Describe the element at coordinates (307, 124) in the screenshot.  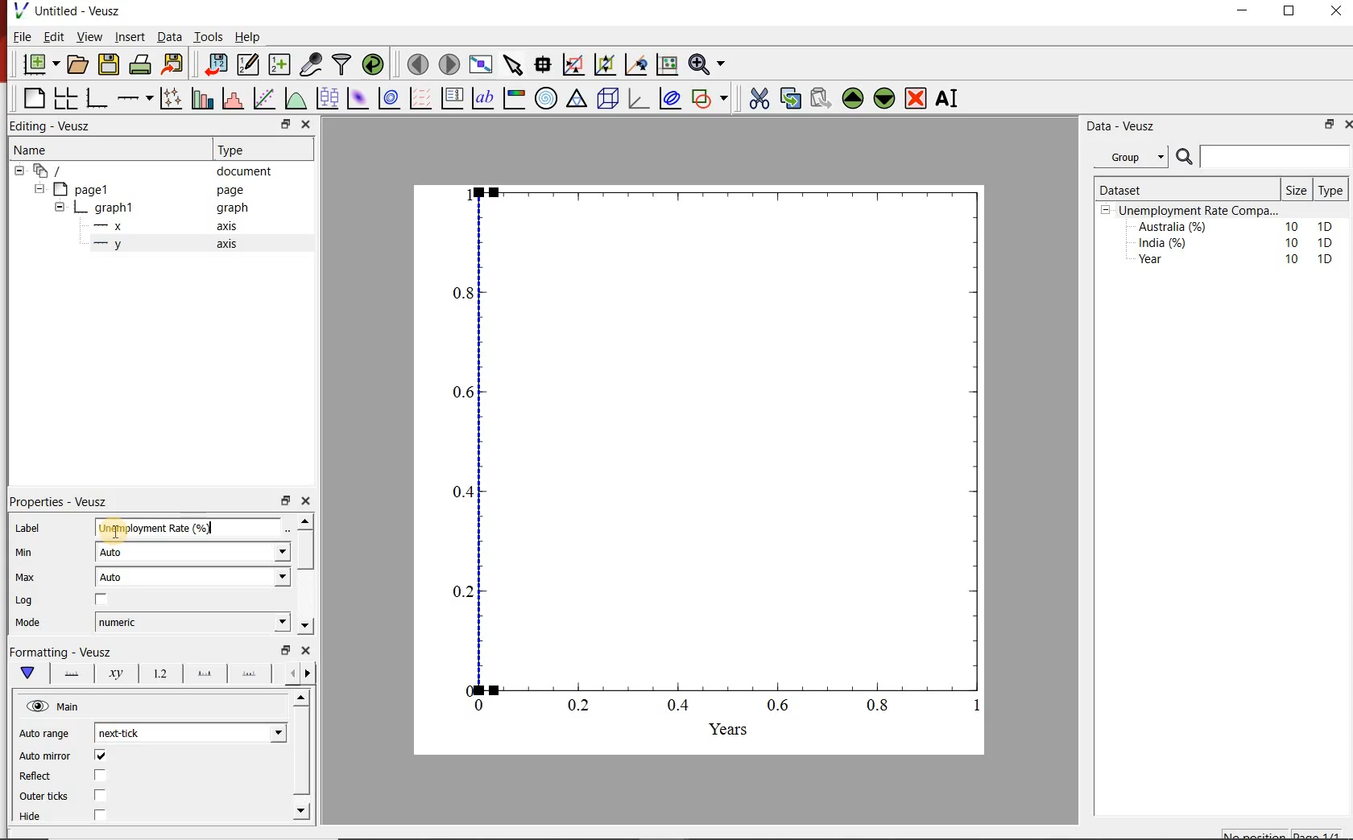
I see `close` at that location.